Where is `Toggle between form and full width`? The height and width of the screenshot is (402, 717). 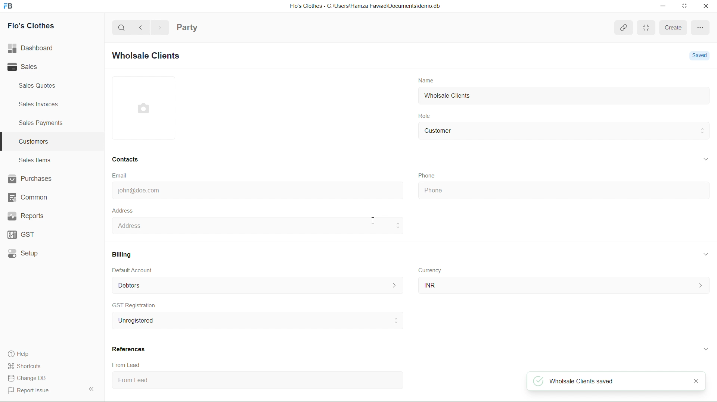 Toggle between form and full width is located at coordinates (646, 28).